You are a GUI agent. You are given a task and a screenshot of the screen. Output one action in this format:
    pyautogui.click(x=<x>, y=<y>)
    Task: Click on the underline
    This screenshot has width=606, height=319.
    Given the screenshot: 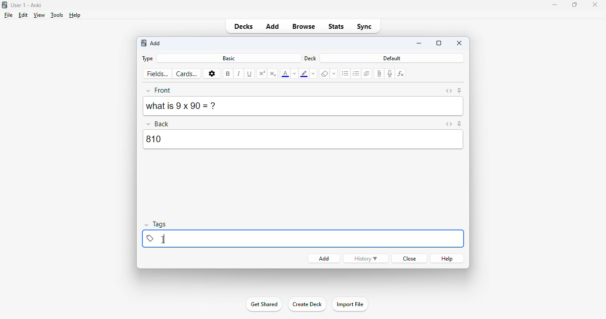 What is the action you would take?
    pyautogui.click(x=250, y=74)
    